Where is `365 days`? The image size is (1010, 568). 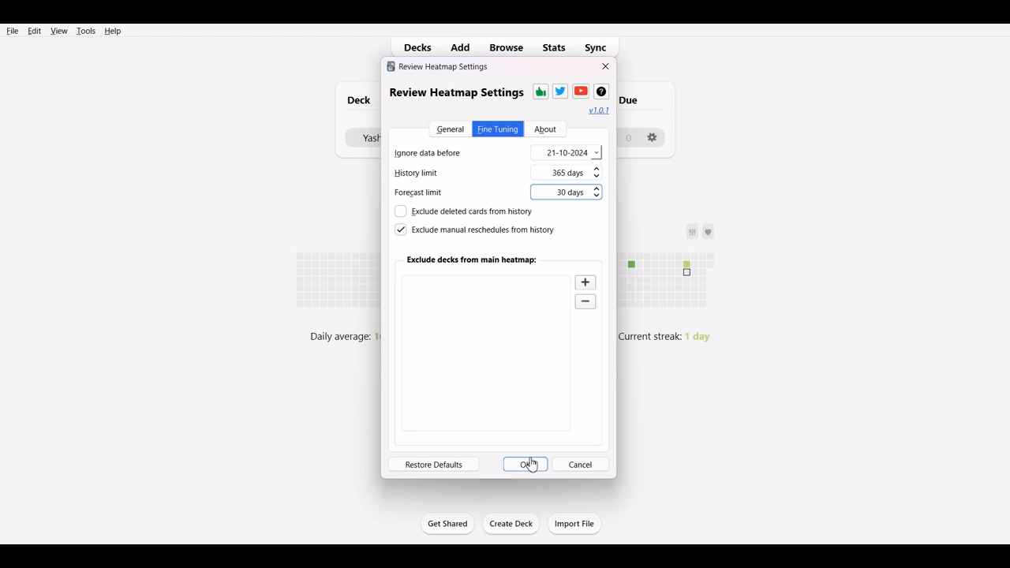 365 days is located at coordinates (578, 173).